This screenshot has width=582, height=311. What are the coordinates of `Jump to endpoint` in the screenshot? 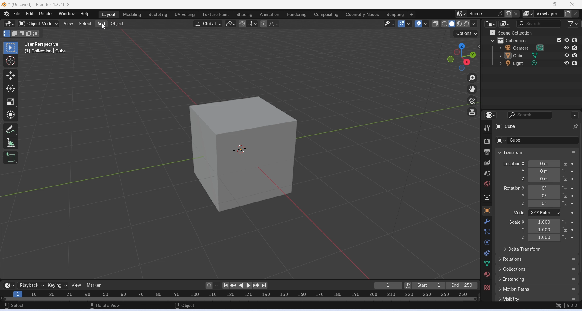 It's located at (266, 286).